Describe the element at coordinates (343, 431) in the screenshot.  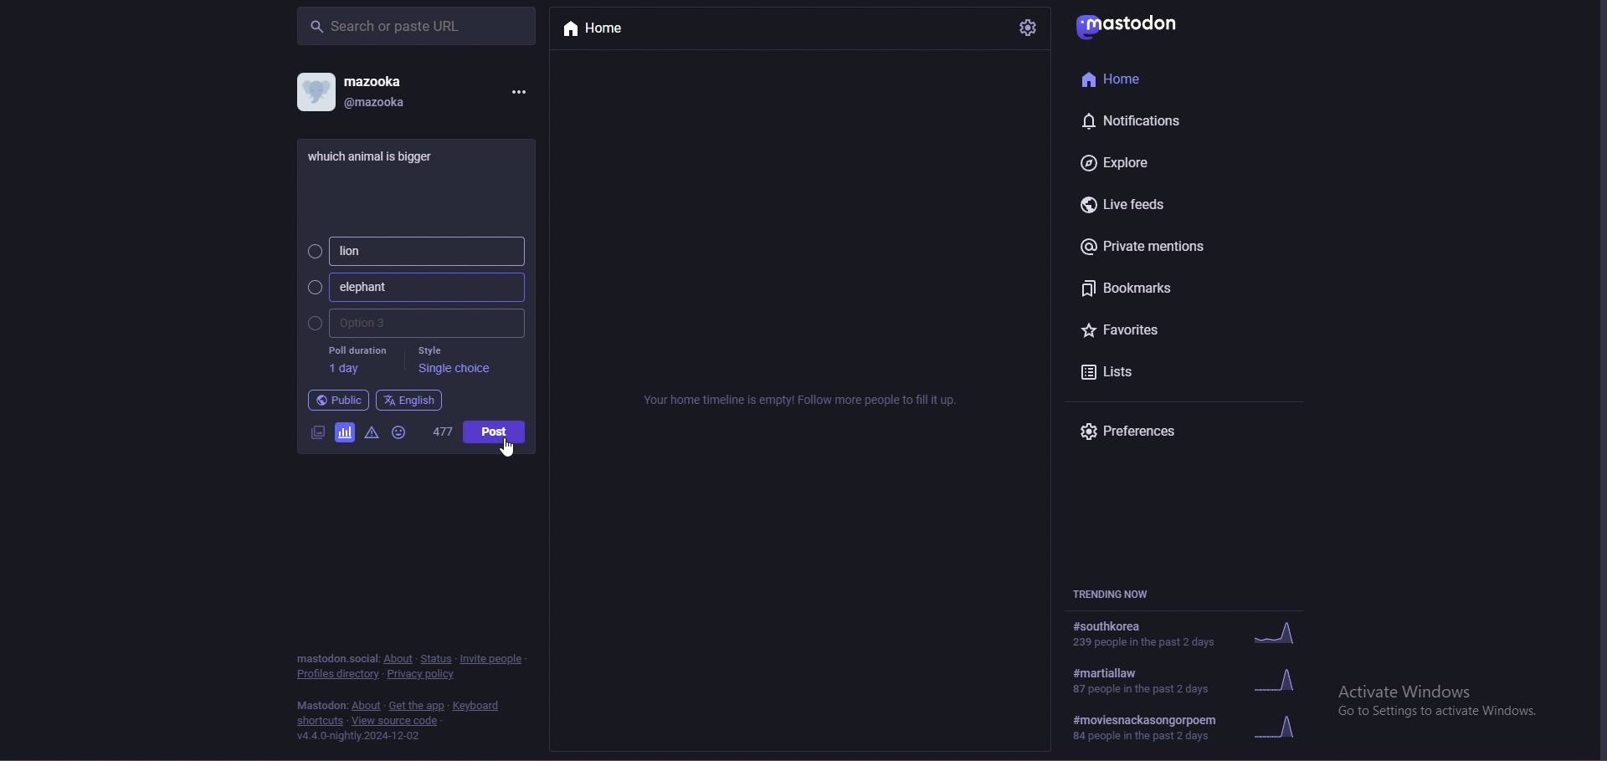
I see `polls` at that location.